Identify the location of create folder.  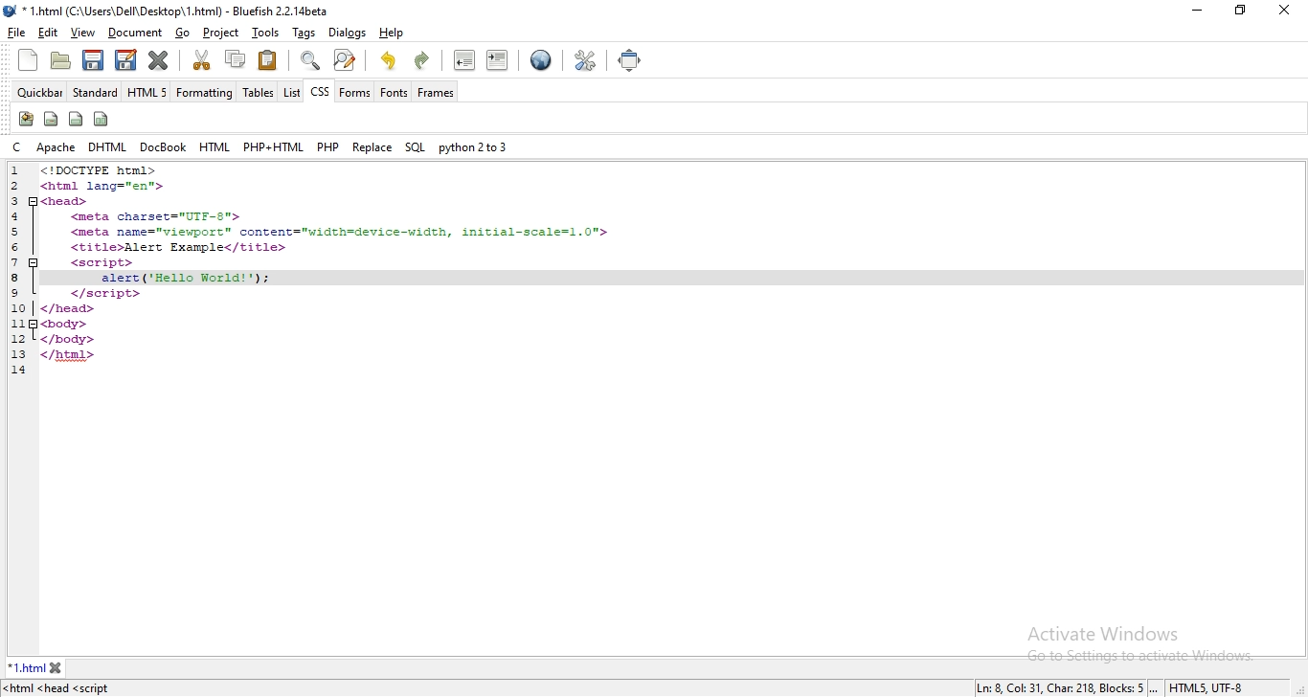
(62, 61).